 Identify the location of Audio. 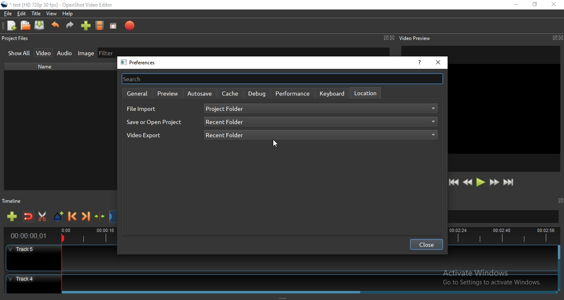
(65, 53).